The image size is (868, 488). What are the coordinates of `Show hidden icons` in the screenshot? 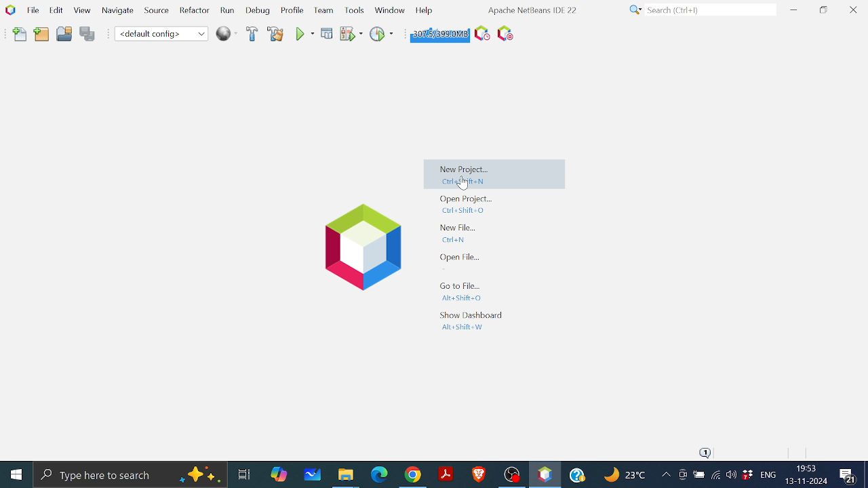 It's located at (666, 476).